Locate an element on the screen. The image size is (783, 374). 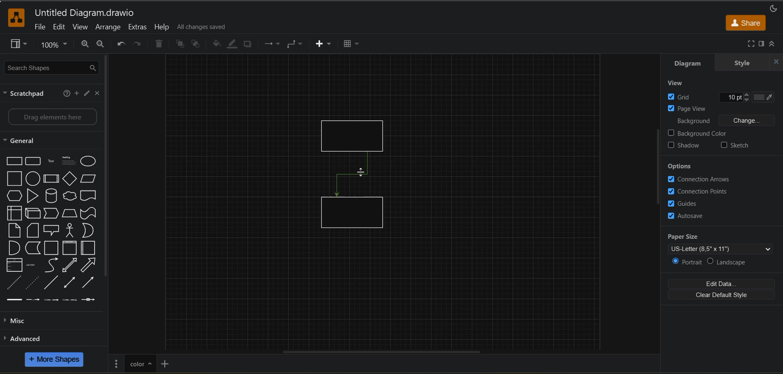
Callout is located at coordinates (54, 230).